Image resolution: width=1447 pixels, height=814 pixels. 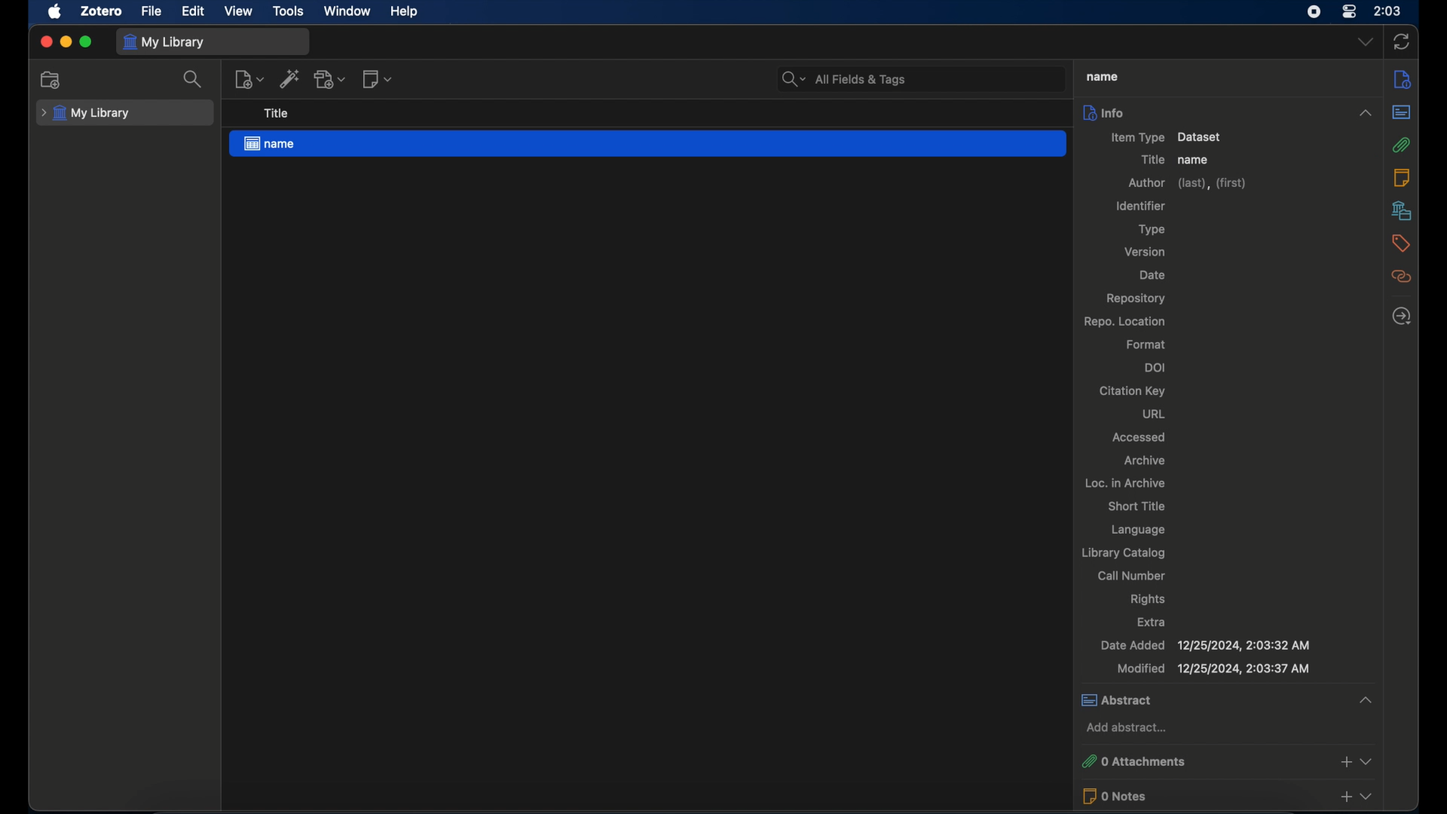 What do you see at coordinates (46, 42) in the screenshot?
I see `close` at bounding box center [46, 42].